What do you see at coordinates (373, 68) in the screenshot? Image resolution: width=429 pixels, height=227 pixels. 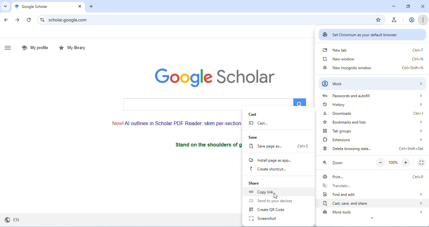 I see `new incognito window` at bounding box center [373, 68].